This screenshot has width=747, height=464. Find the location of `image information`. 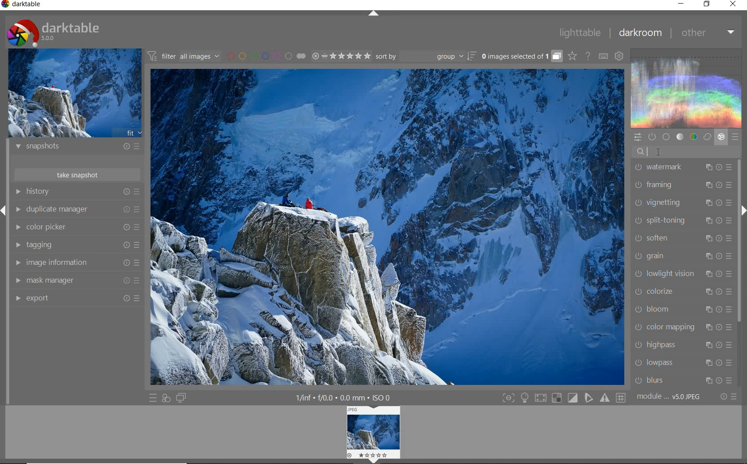

image information is located at coordinates (76, 263).